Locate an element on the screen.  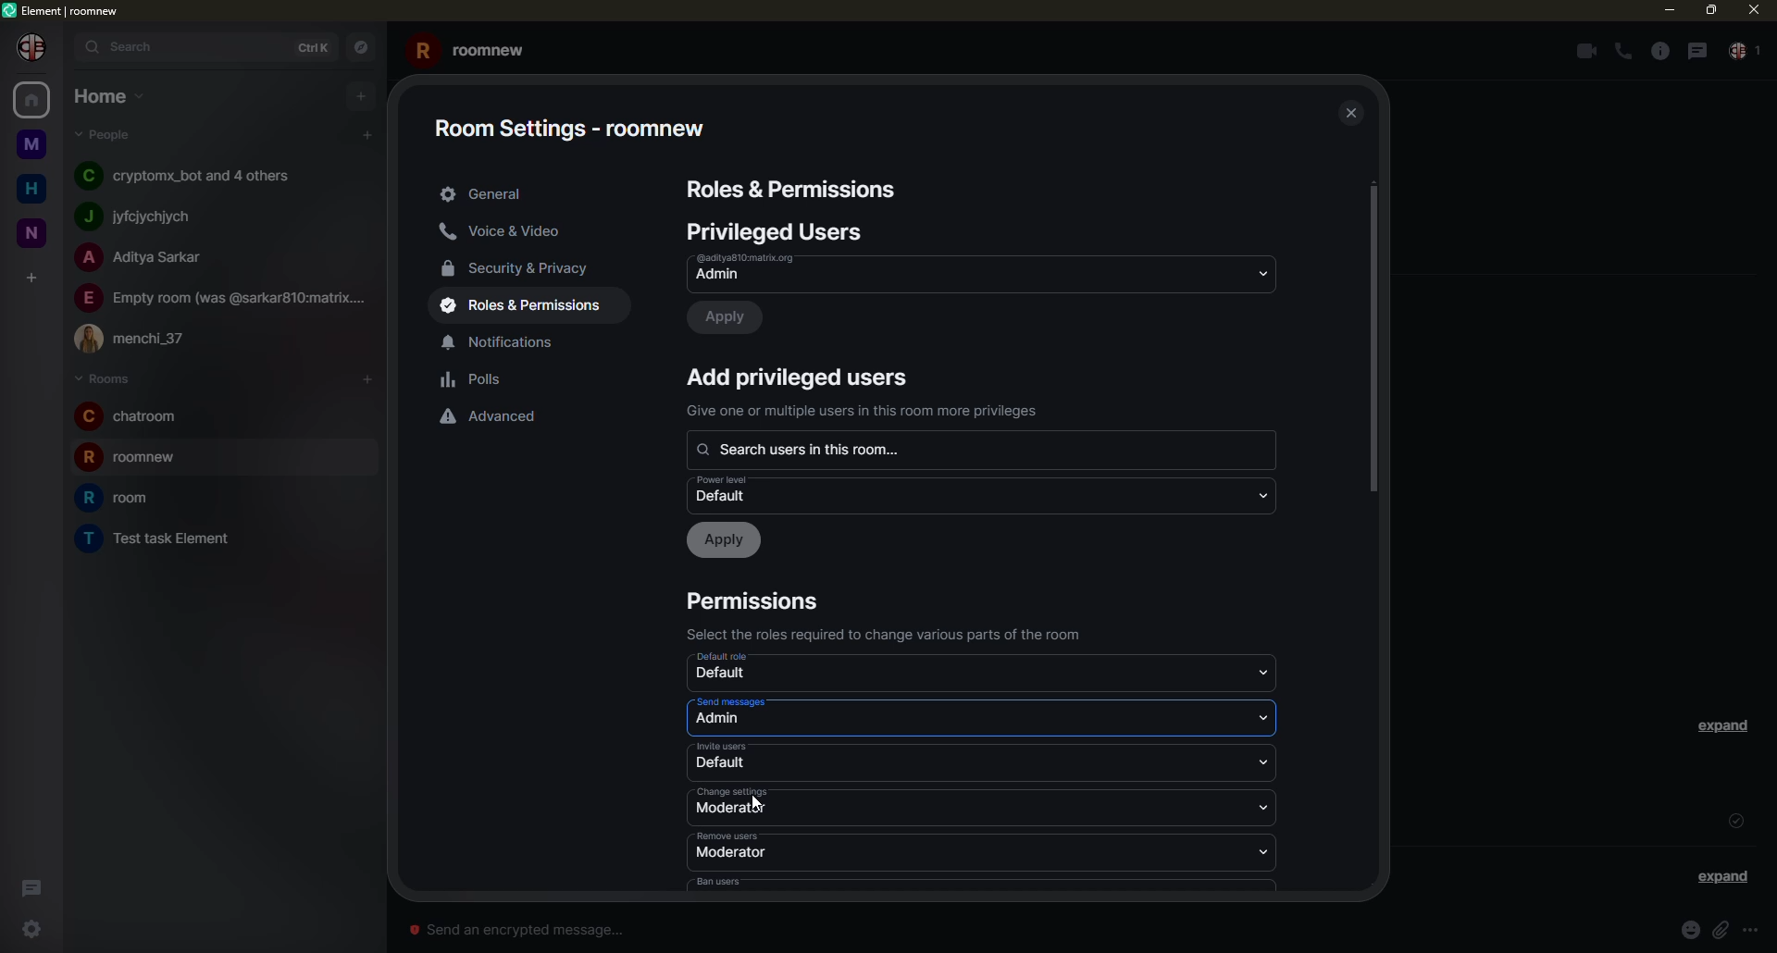
default is located at coordinates (733, 658).